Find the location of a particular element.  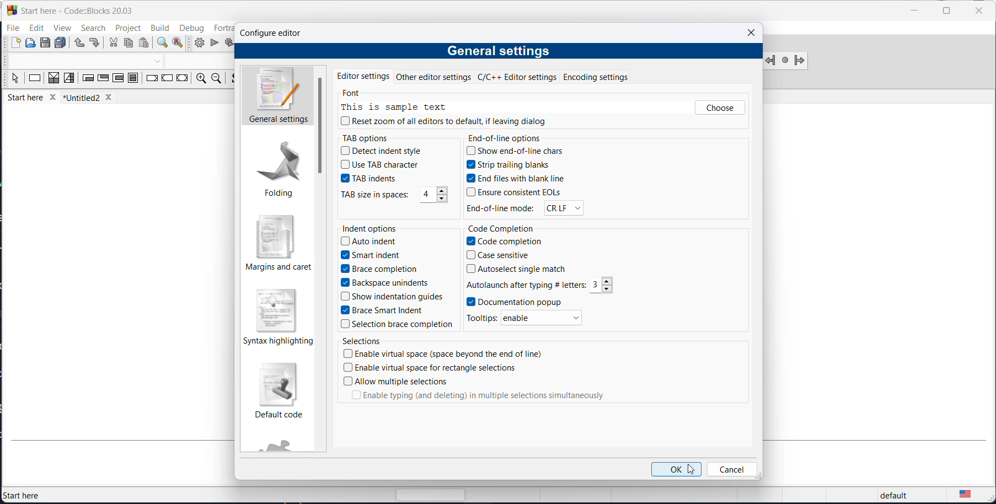

strip trailing blanks is located at coordinates (516, 165).